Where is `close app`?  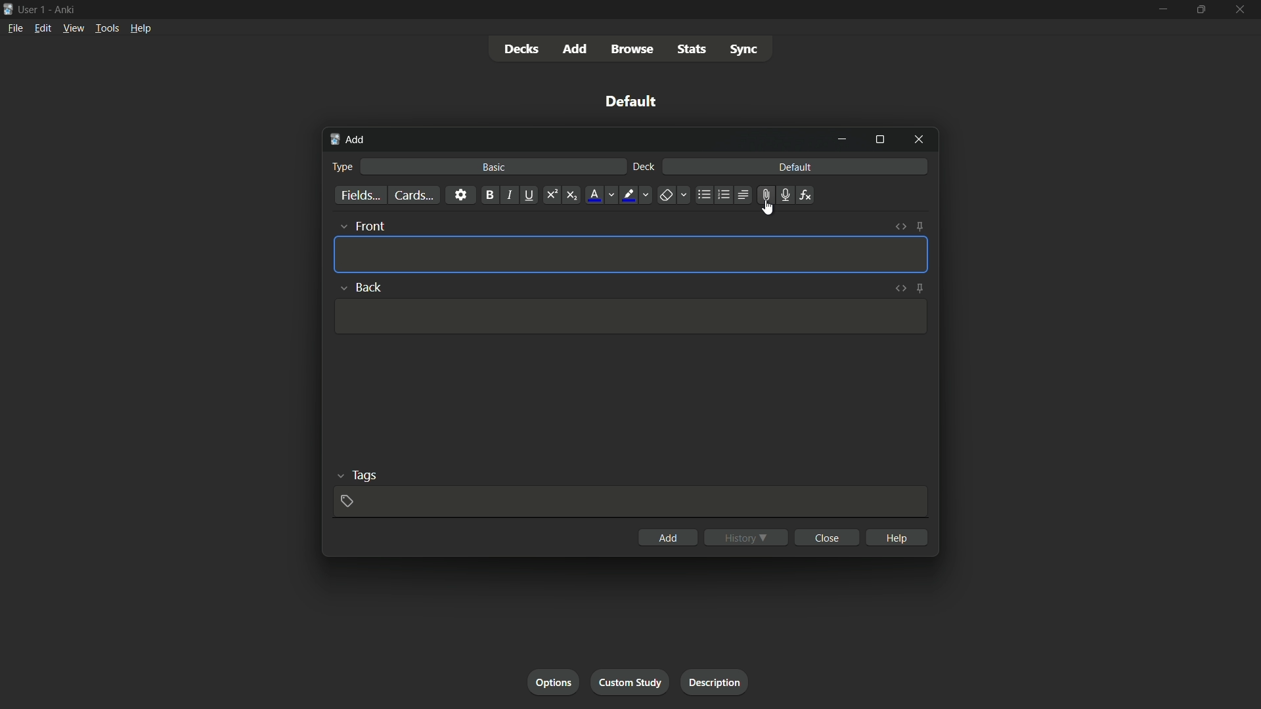
close app is located at coordinates (1242, 10).